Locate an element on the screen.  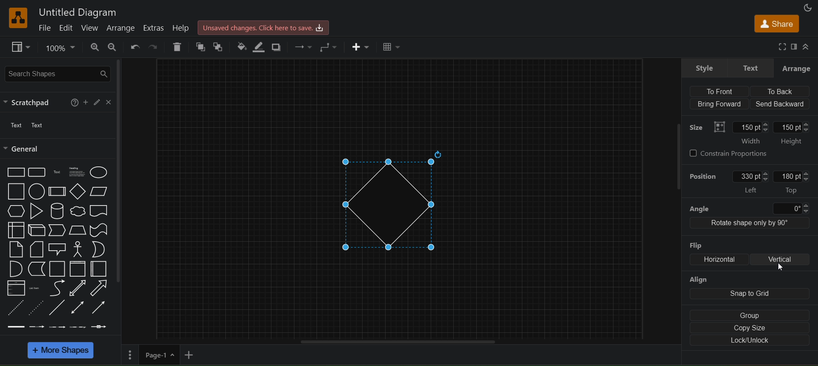
cube is located at coordinates (36, 230).